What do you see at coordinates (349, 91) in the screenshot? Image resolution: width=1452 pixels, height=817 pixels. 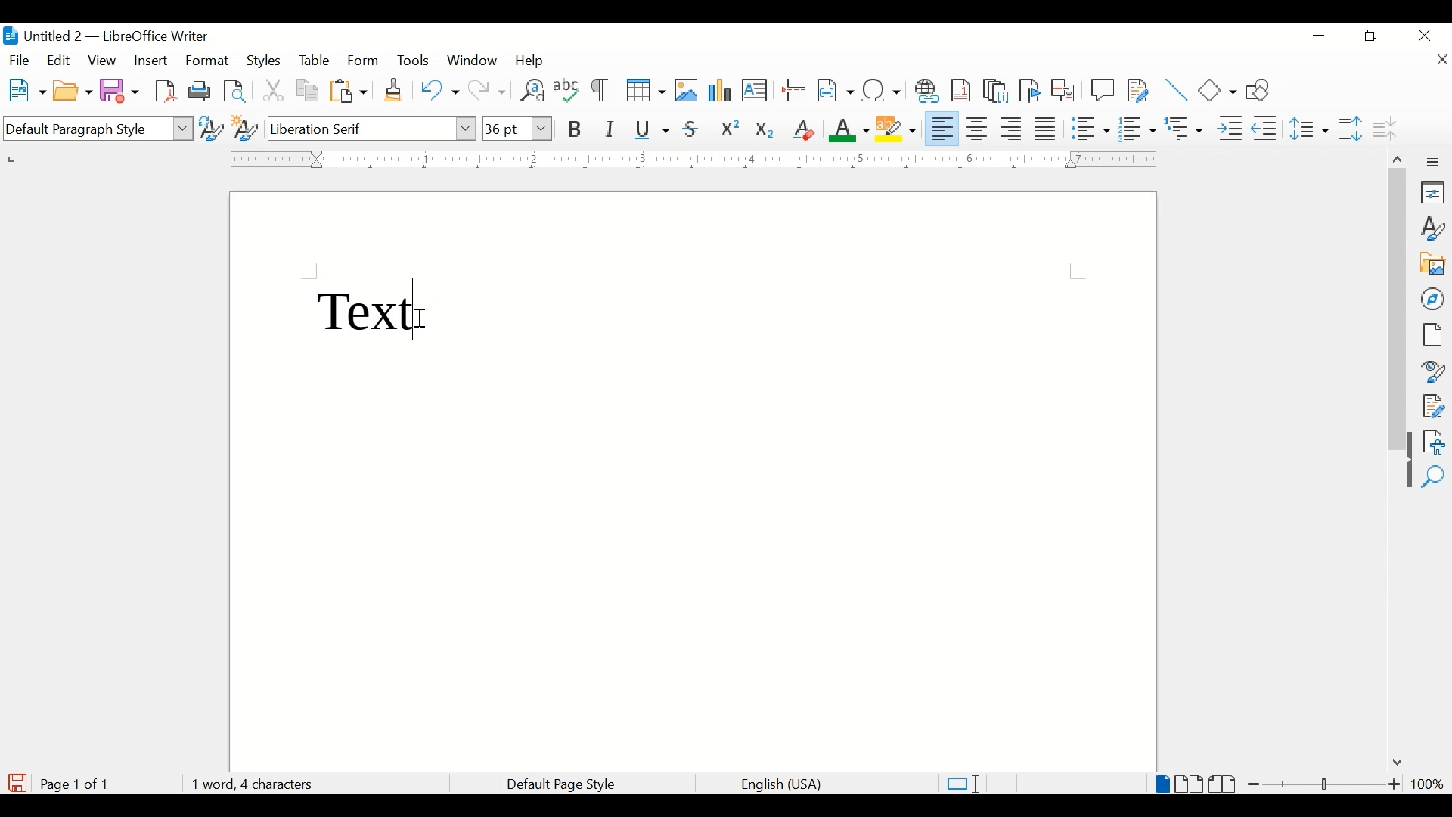 I see `paste ` at bounding box center [349, 91].